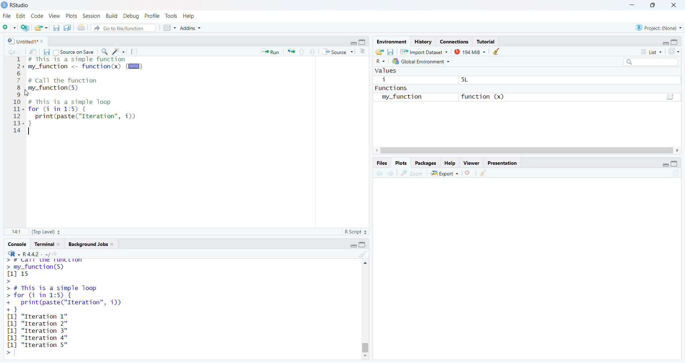  I want to click on go to file/function, so click(124, 27).